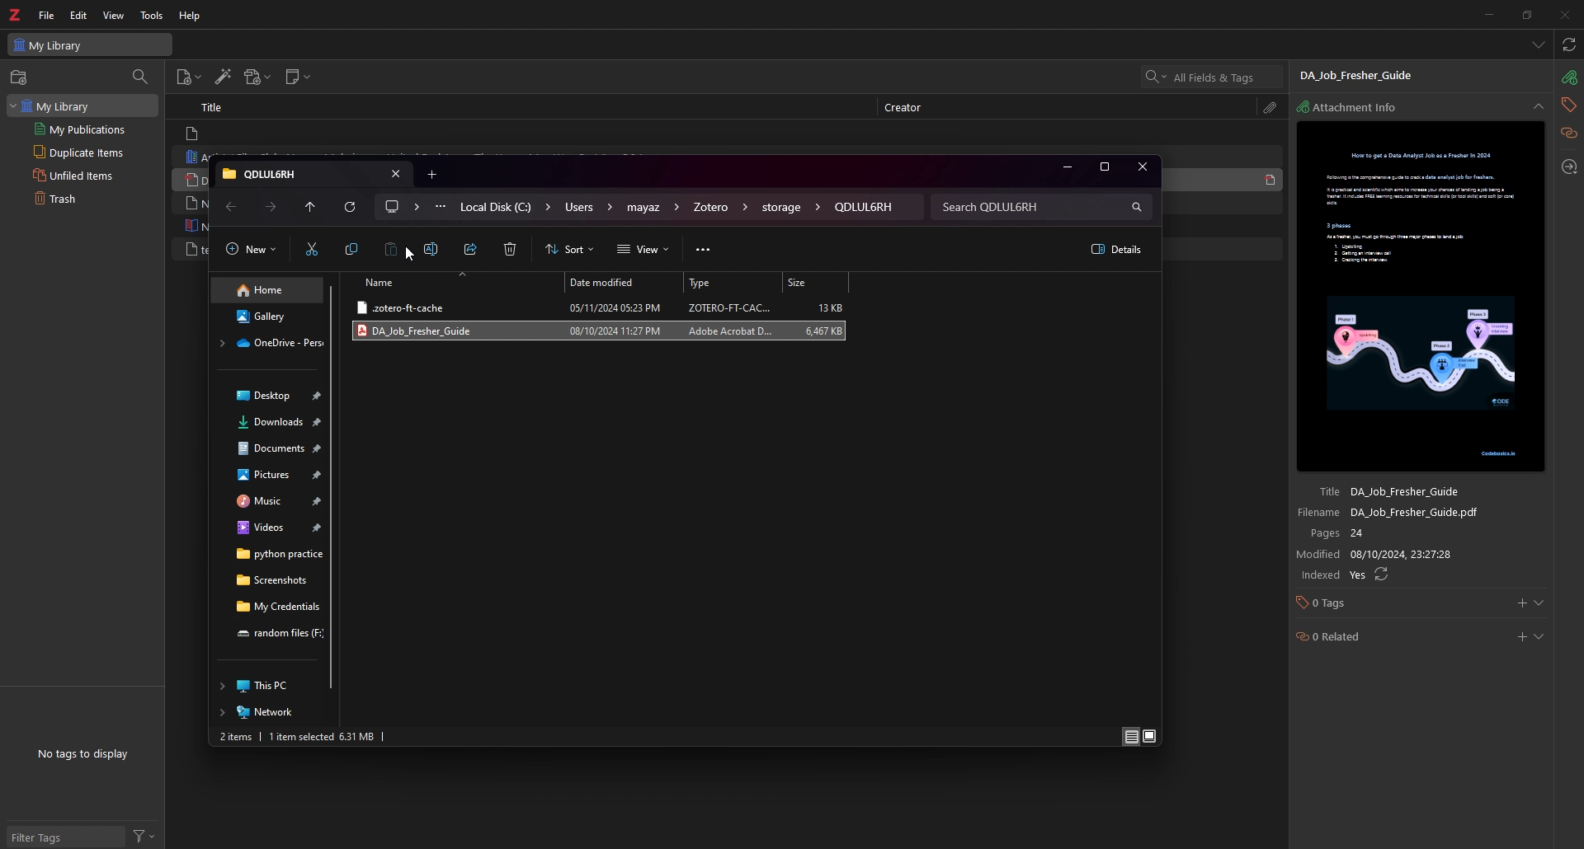  Describe the element at coordinates (732, 283) in the screenshot. I see `type` at that location.